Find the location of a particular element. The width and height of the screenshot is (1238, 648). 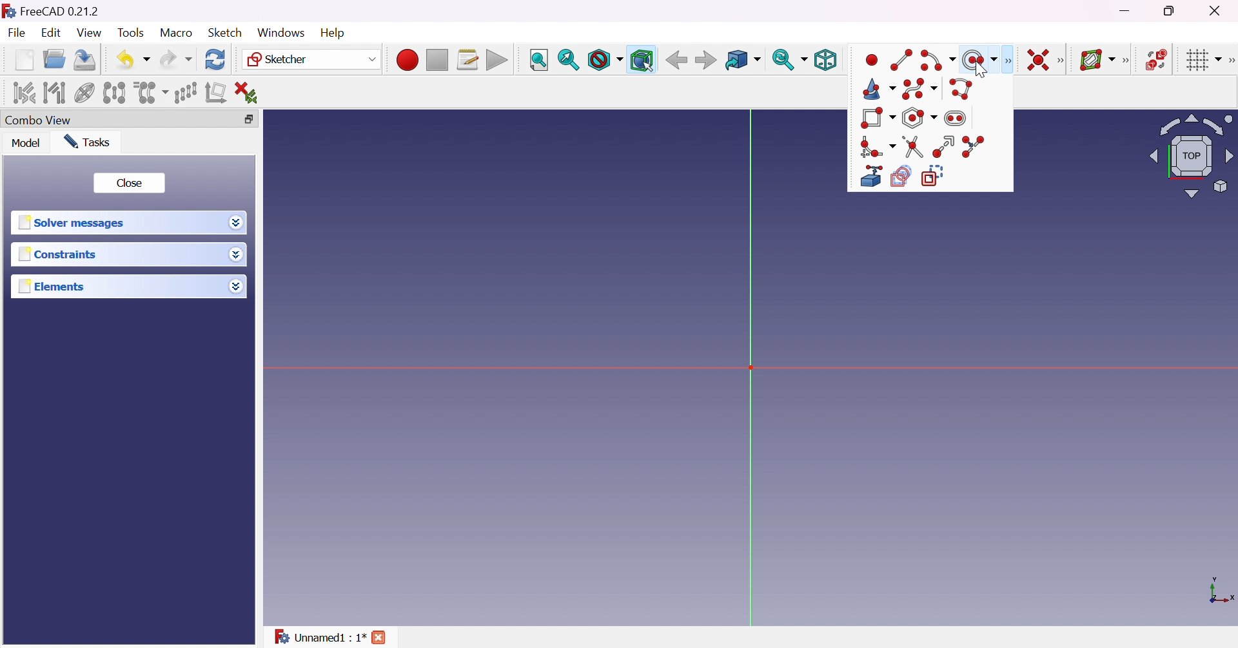

Remove axes alignment is located at coordinates (216, 93).